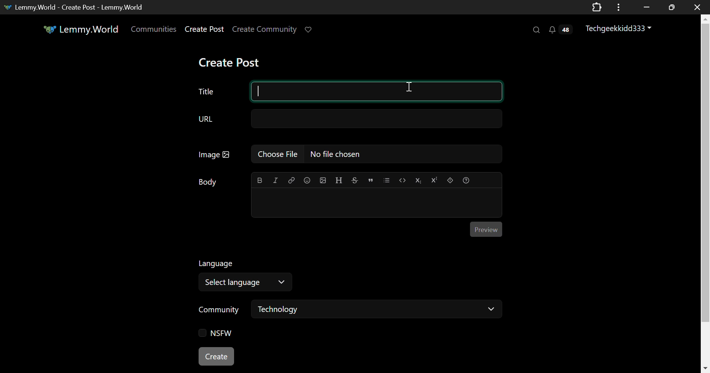 The height and width of the screenshot is (373, 710). Describe the element at coordinates (402, 180) in the screenshot. I see `code` at that location.